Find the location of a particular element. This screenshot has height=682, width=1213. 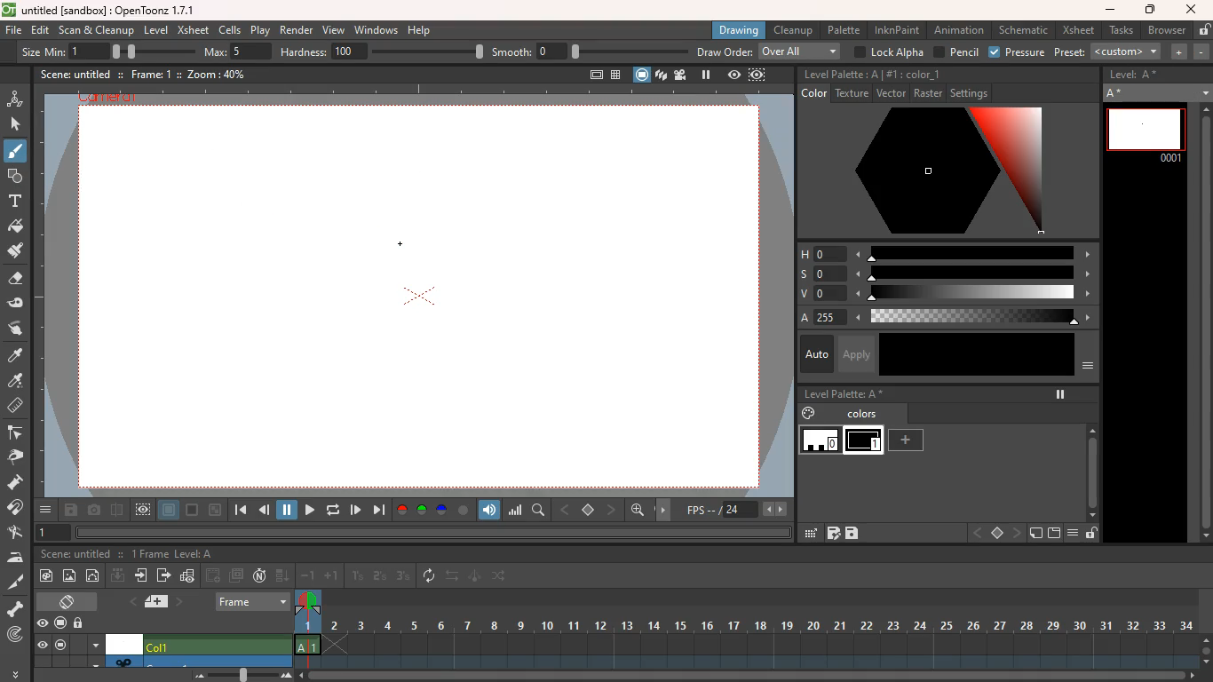

tasks is located at coordinates (1119, 31).